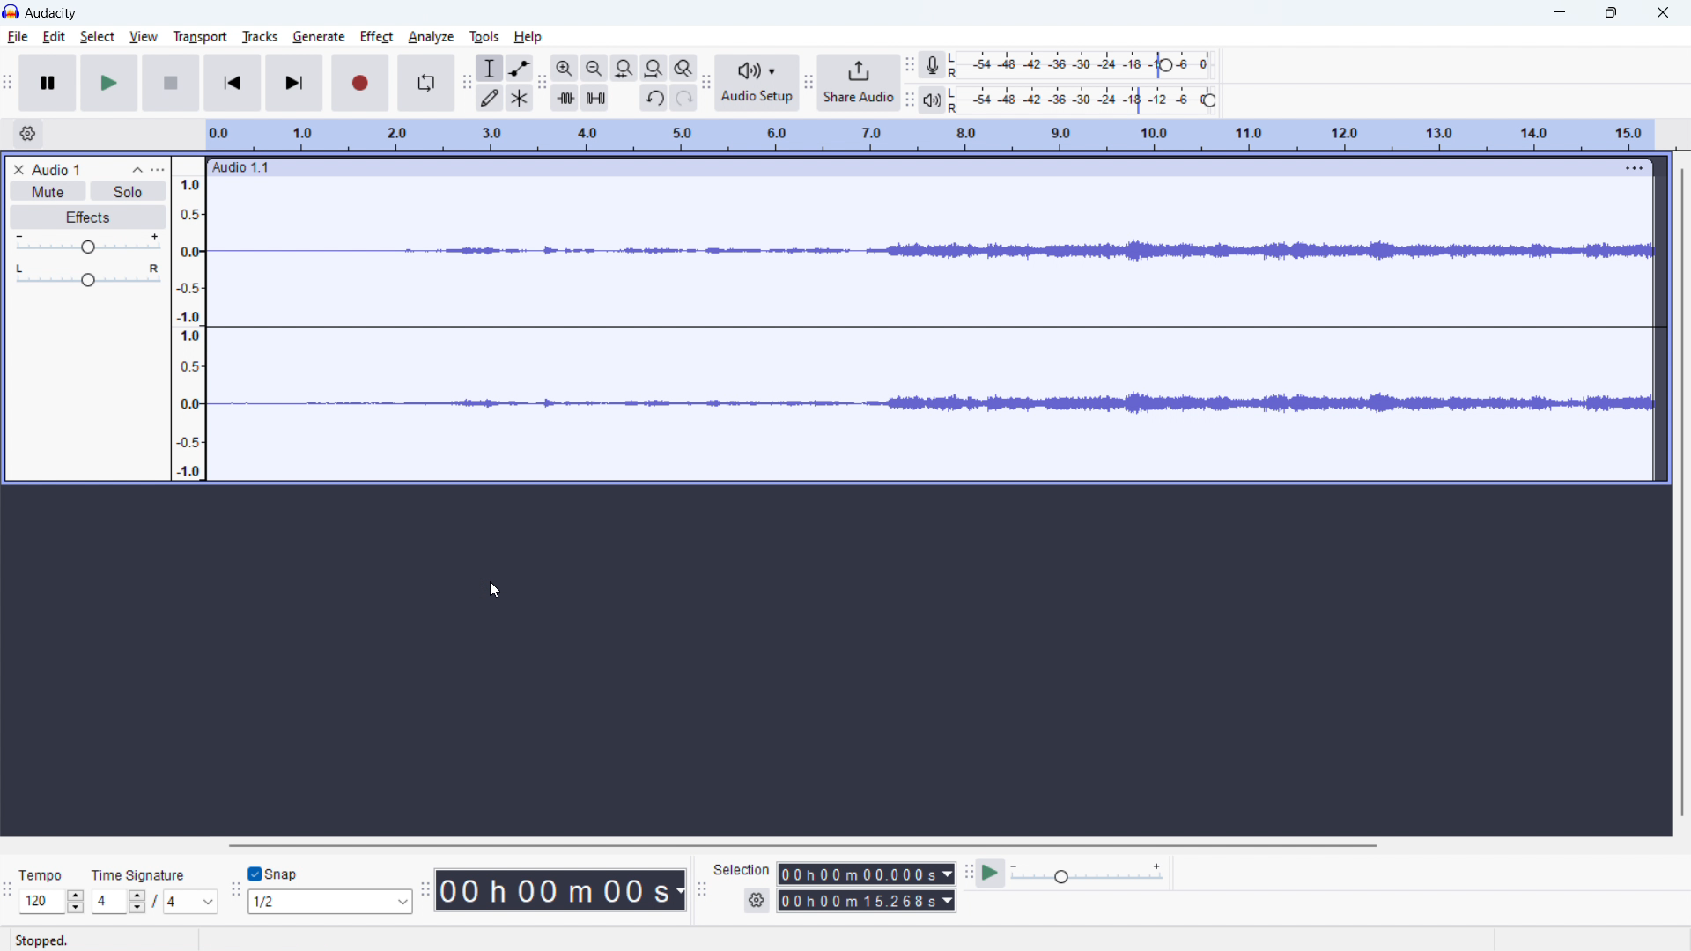 The width and height of the screenshot is (1691, 951). I want to click on settings, so click(757, 900).